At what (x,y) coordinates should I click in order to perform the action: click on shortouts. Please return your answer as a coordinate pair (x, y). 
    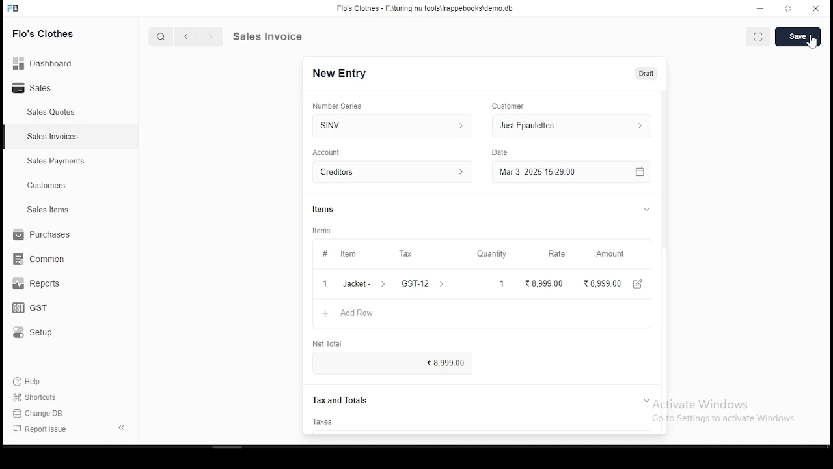
    Looking at the image, I should click on (35, 397).